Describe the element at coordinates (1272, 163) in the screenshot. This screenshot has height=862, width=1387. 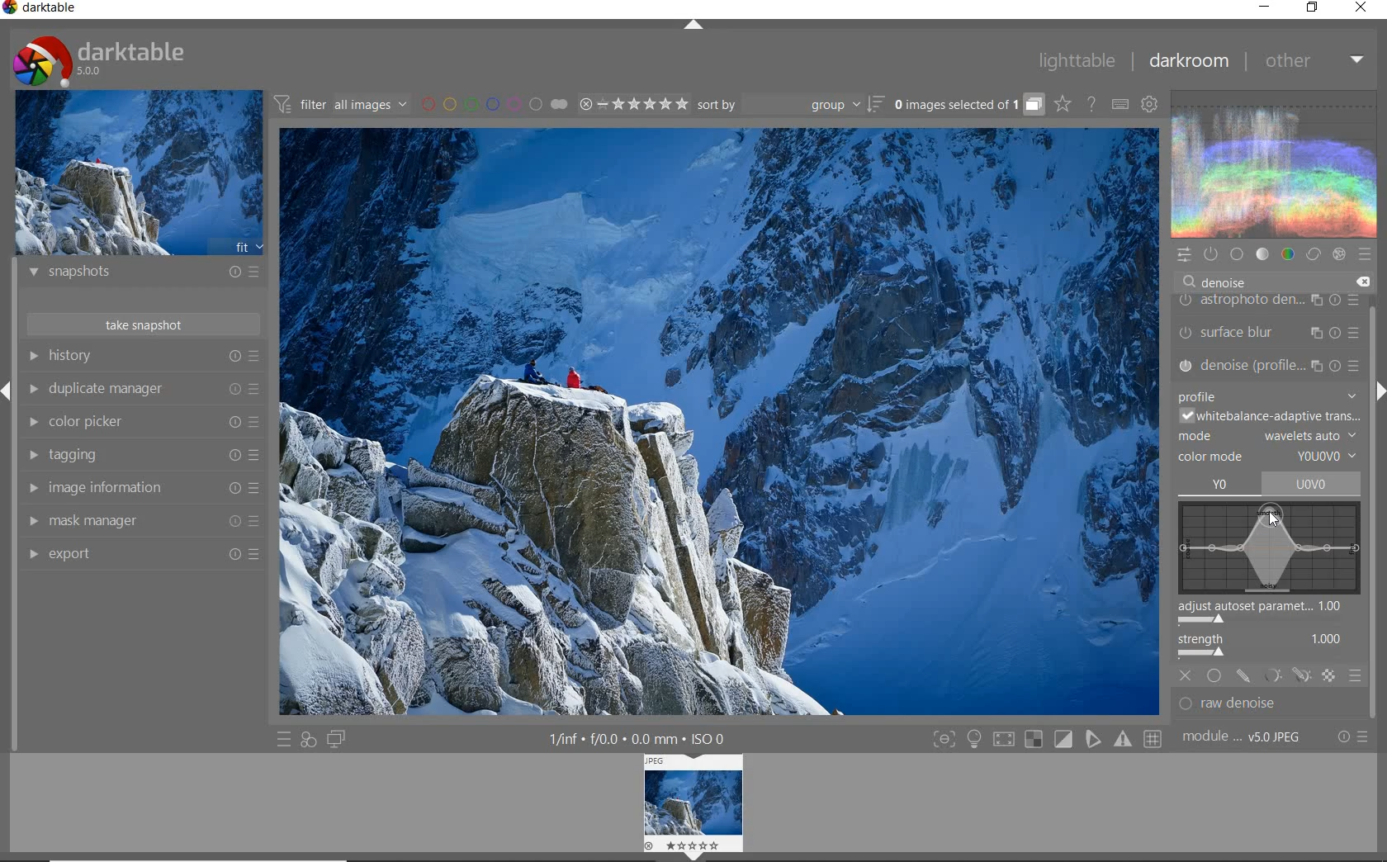
I see `waveform` at that location.